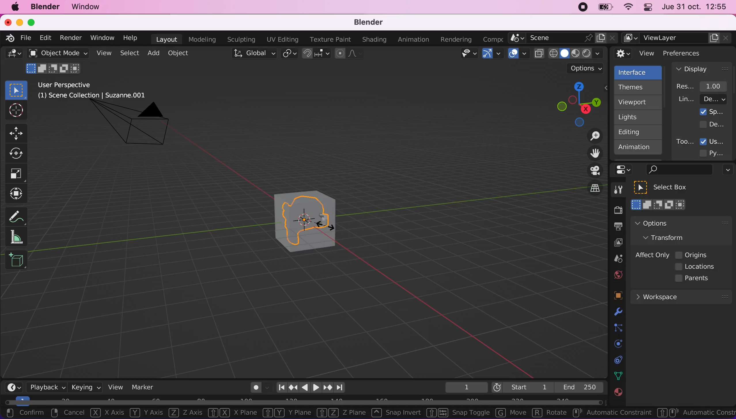 This screenshot has width=736, height=419. What do you see at coordinates (20, 237) in the screenshot?
I see `measure` at bounding box center [20, 237].